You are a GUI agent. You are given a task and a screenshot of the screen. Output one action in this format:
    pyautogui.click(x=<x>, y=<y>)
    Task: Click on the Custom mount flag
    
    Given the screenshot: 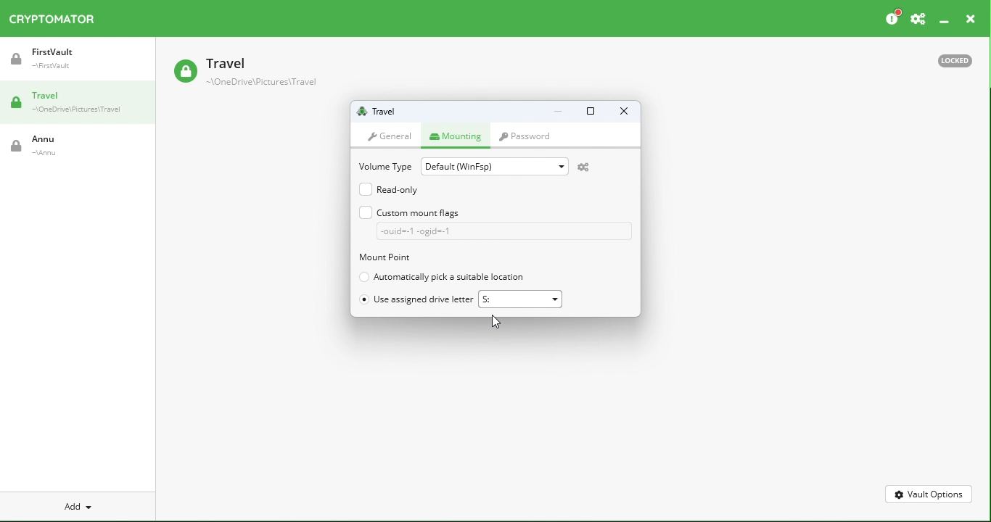 What is the action you would take?
    pyautogui.click(x=492, y=222)
    